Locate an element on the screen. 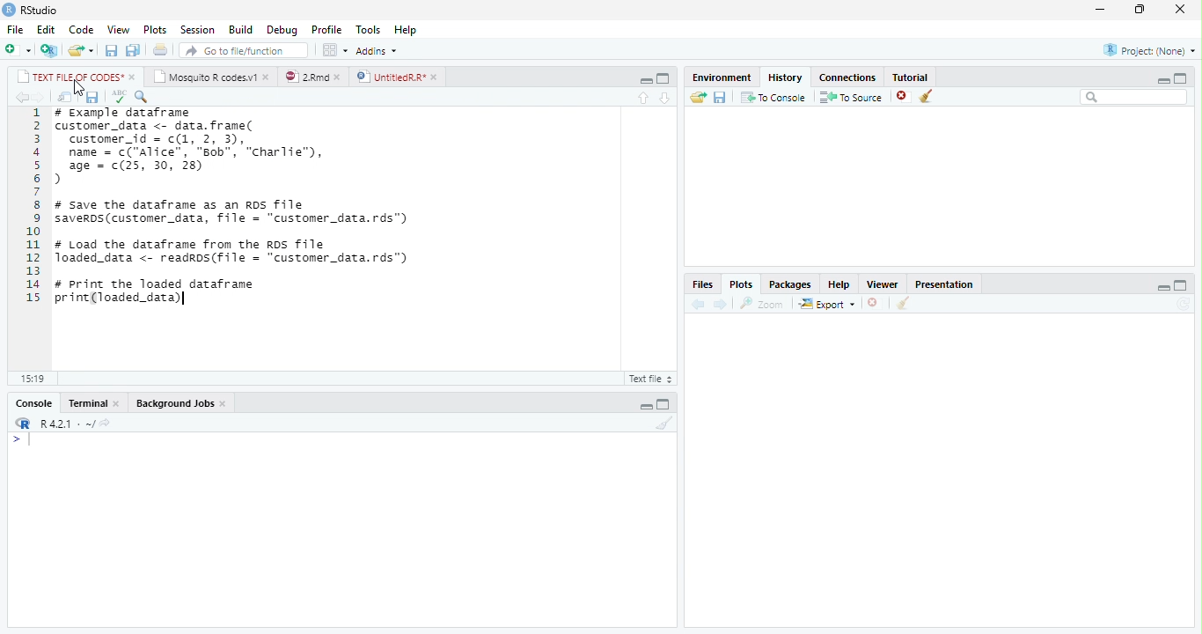 The height and width of the screenshot is (634, 1202). up is located at coordinates (644, 98).